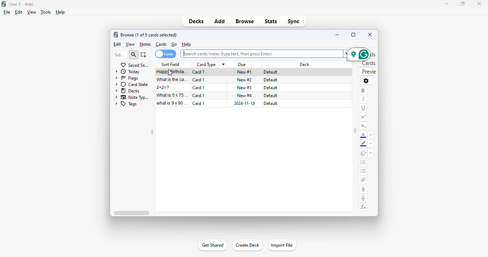  Describe the element at coordinates (363, 108) in the screenshot. I see `underline` at that location.